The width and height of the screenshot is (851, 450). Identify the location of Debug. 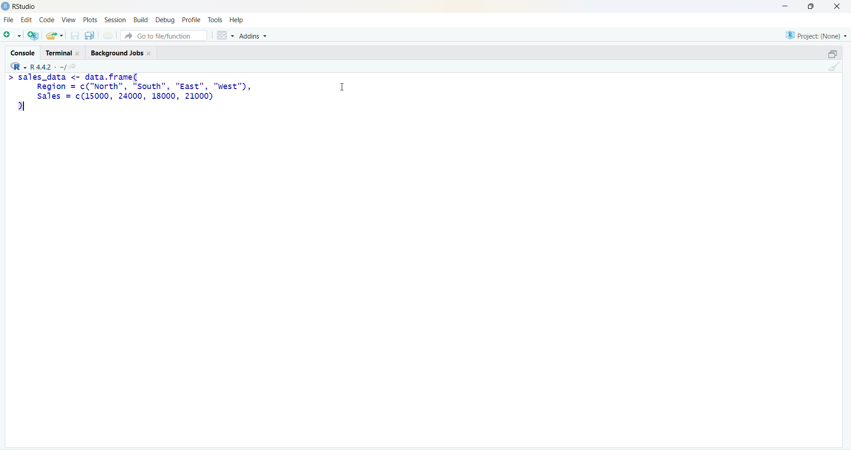
(165, 19).